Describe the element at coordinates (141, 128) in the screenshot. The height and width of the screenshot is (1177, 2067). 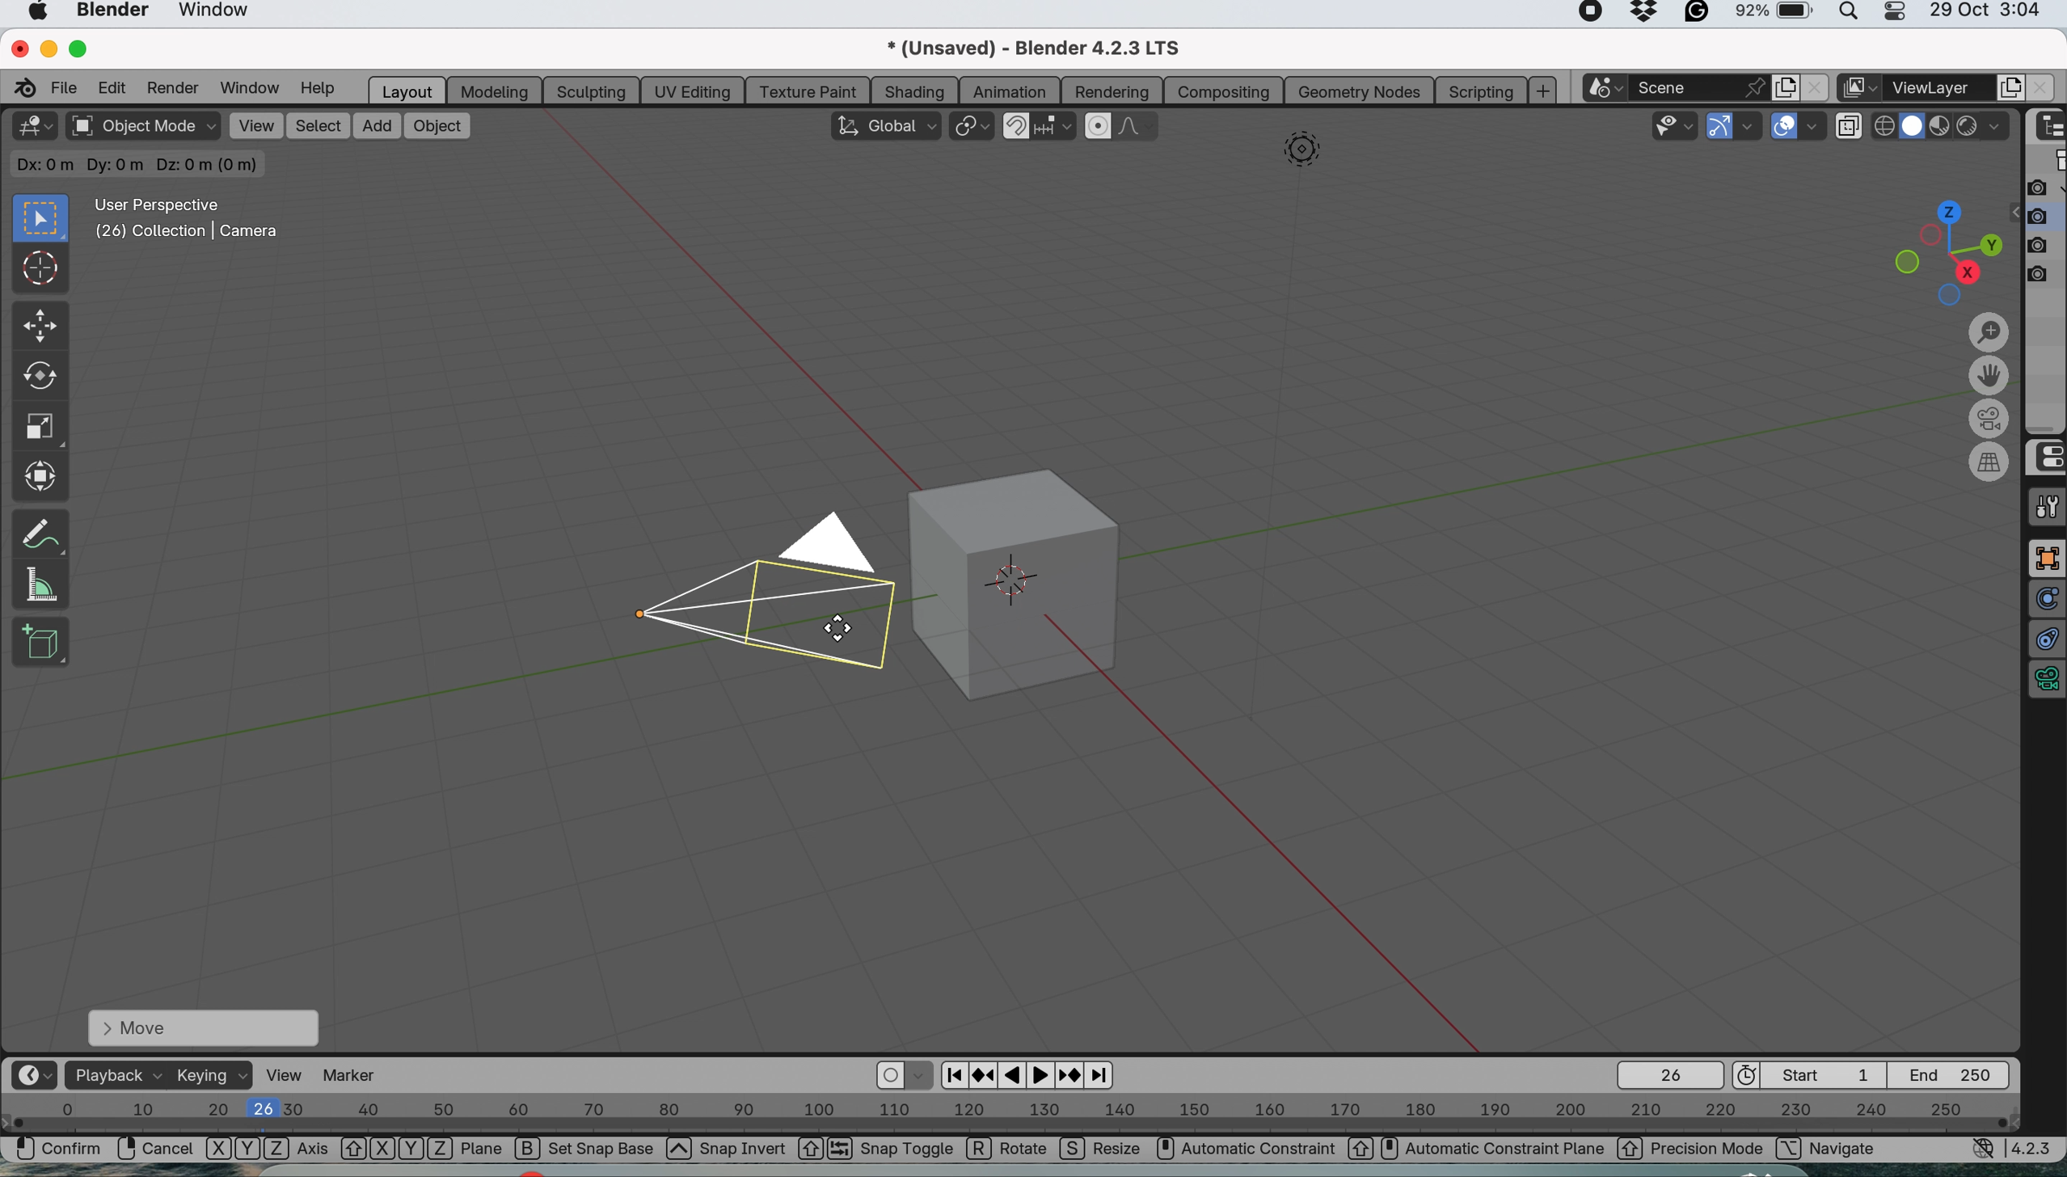
I see `object mode` at that location.